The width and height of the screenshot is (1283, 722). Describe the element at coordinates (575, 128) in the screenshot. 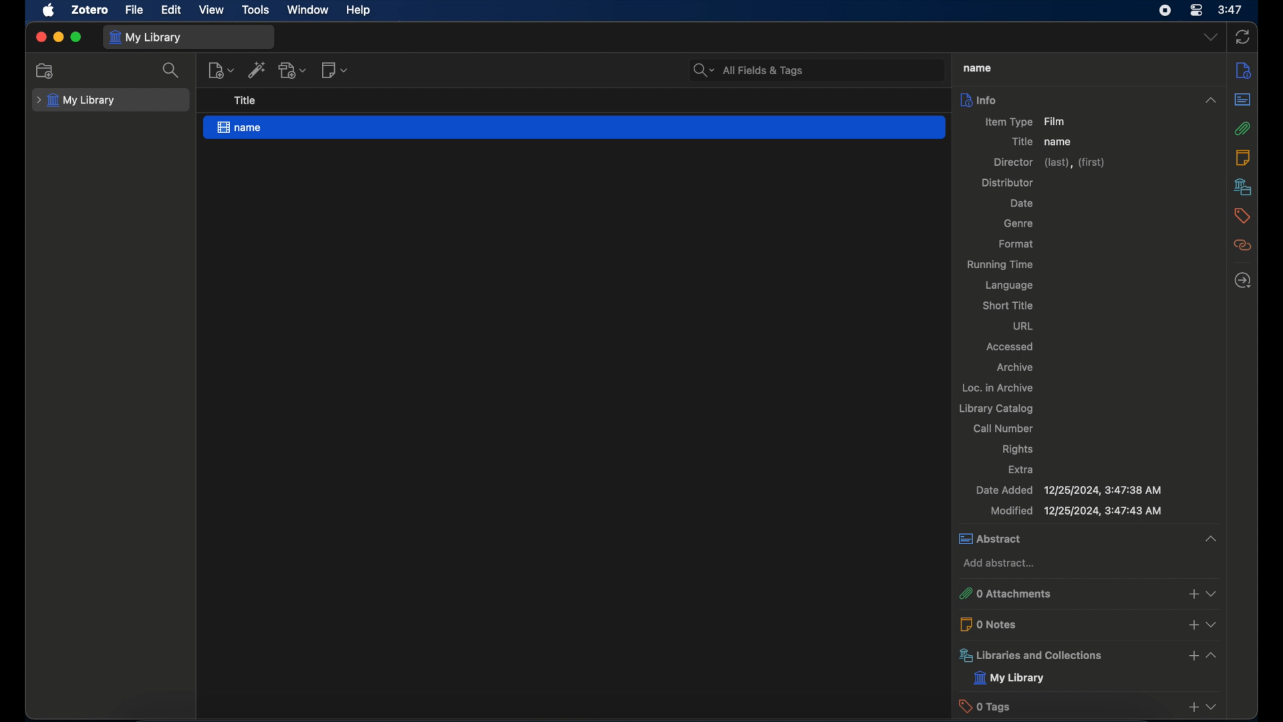

I see `name` at that location.